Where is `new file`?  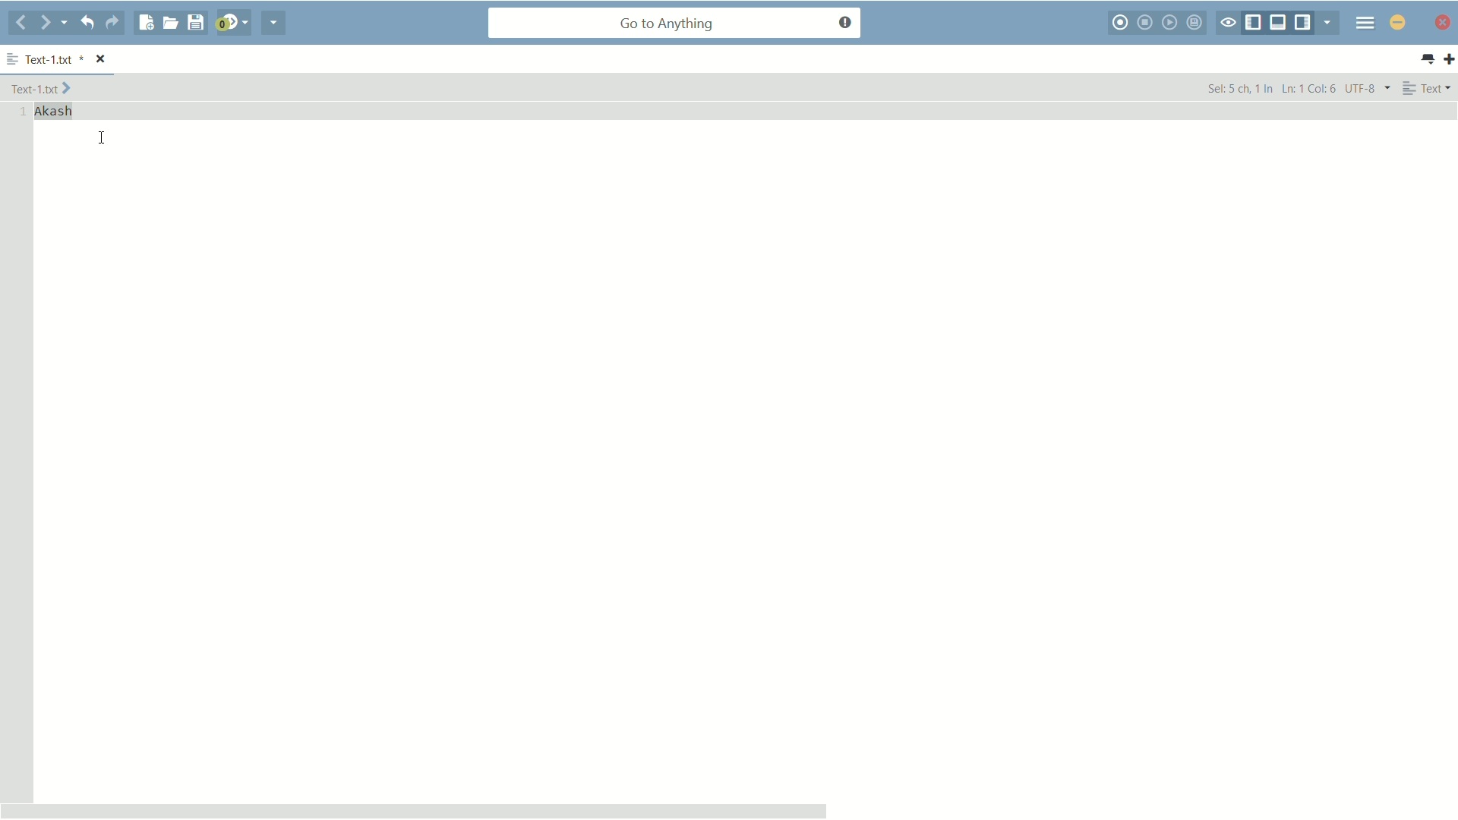 new file is located at coordinates (147, 23).